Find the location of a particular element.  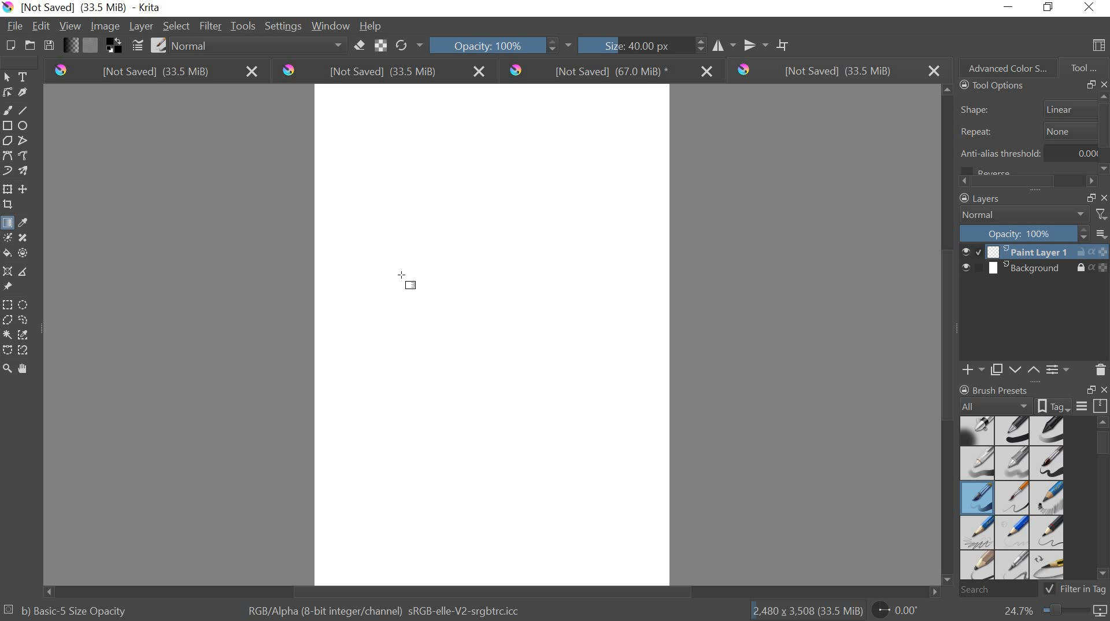

OPACITY 100% is located at coordinates (494, 45).